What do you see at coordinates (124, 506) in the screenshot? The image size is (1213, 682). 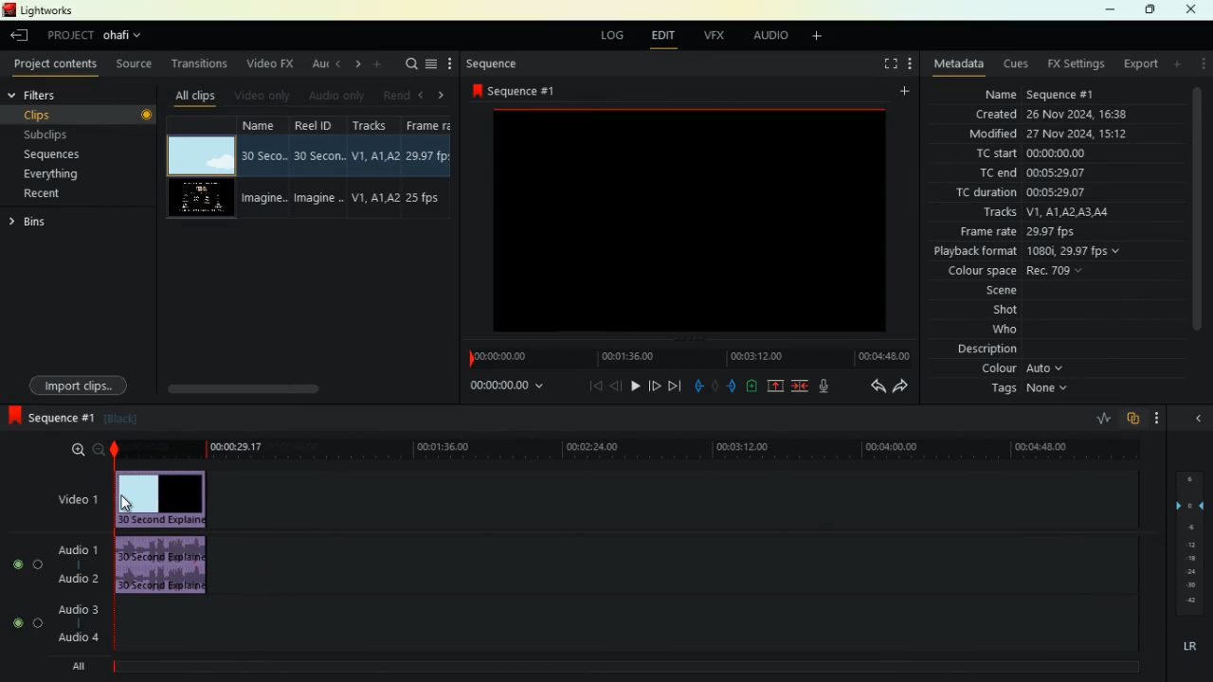 I see `cursor` at bounding box center [124, 506].